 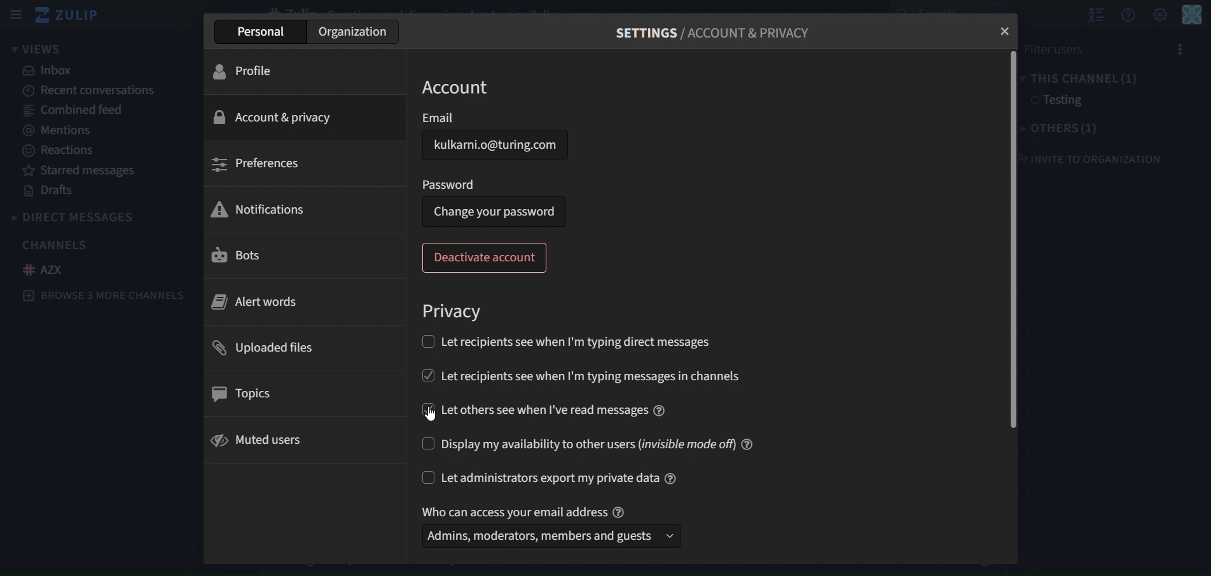 I want to click on deactivate account, so click(x=487, y=259).